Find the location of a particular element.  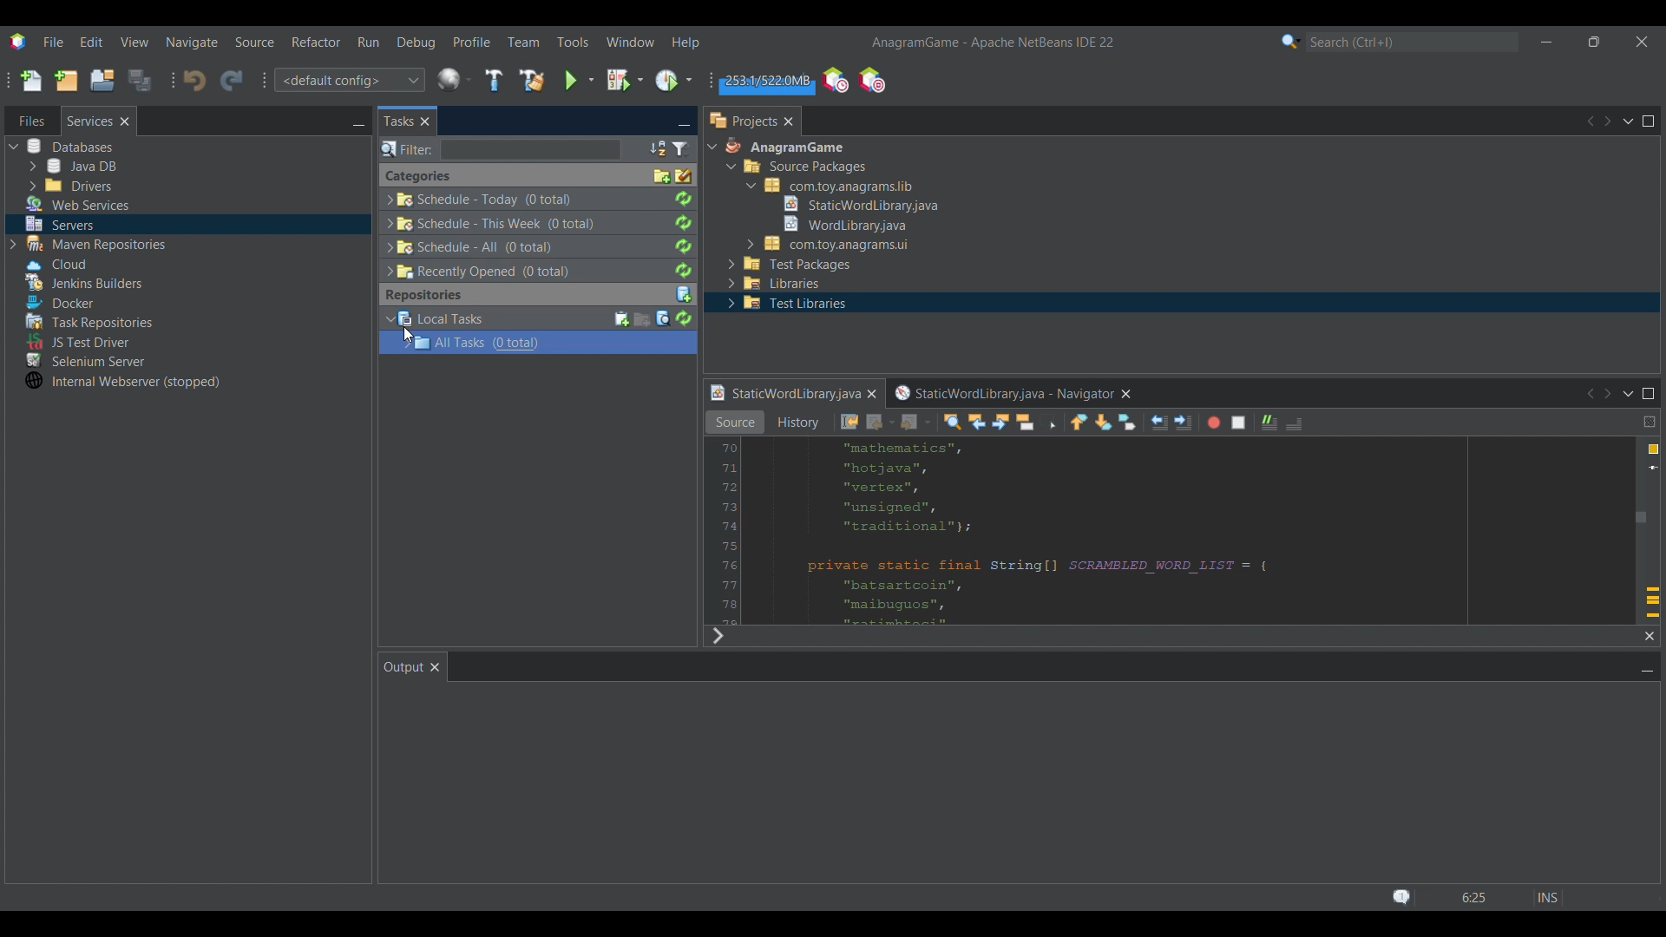

 is located at coordinates (731, 422).